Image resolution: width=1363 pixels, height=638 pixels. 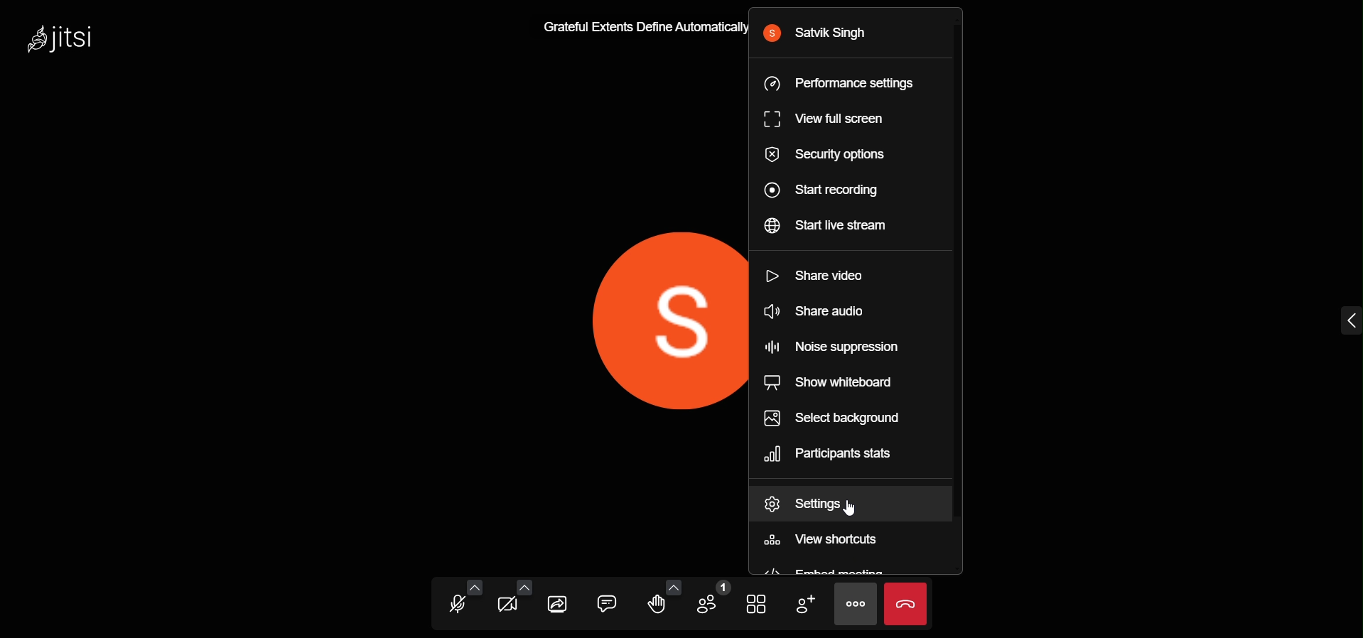 What do you see at coordinates (803, 602) in the screenshot?
I see `invite people` at bounding box center [803, 602].